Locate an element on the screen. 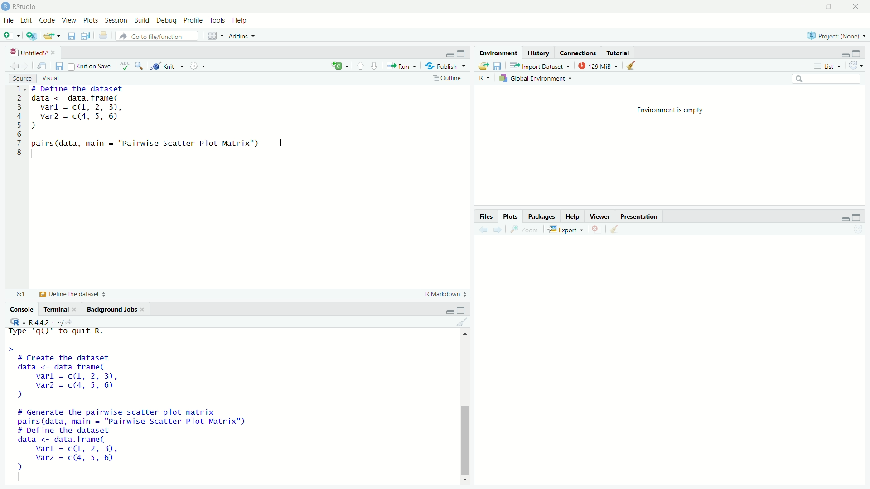 The width and height of the screenshot is (870, 489). # Define the dataset is located at coordinates (75, 294).